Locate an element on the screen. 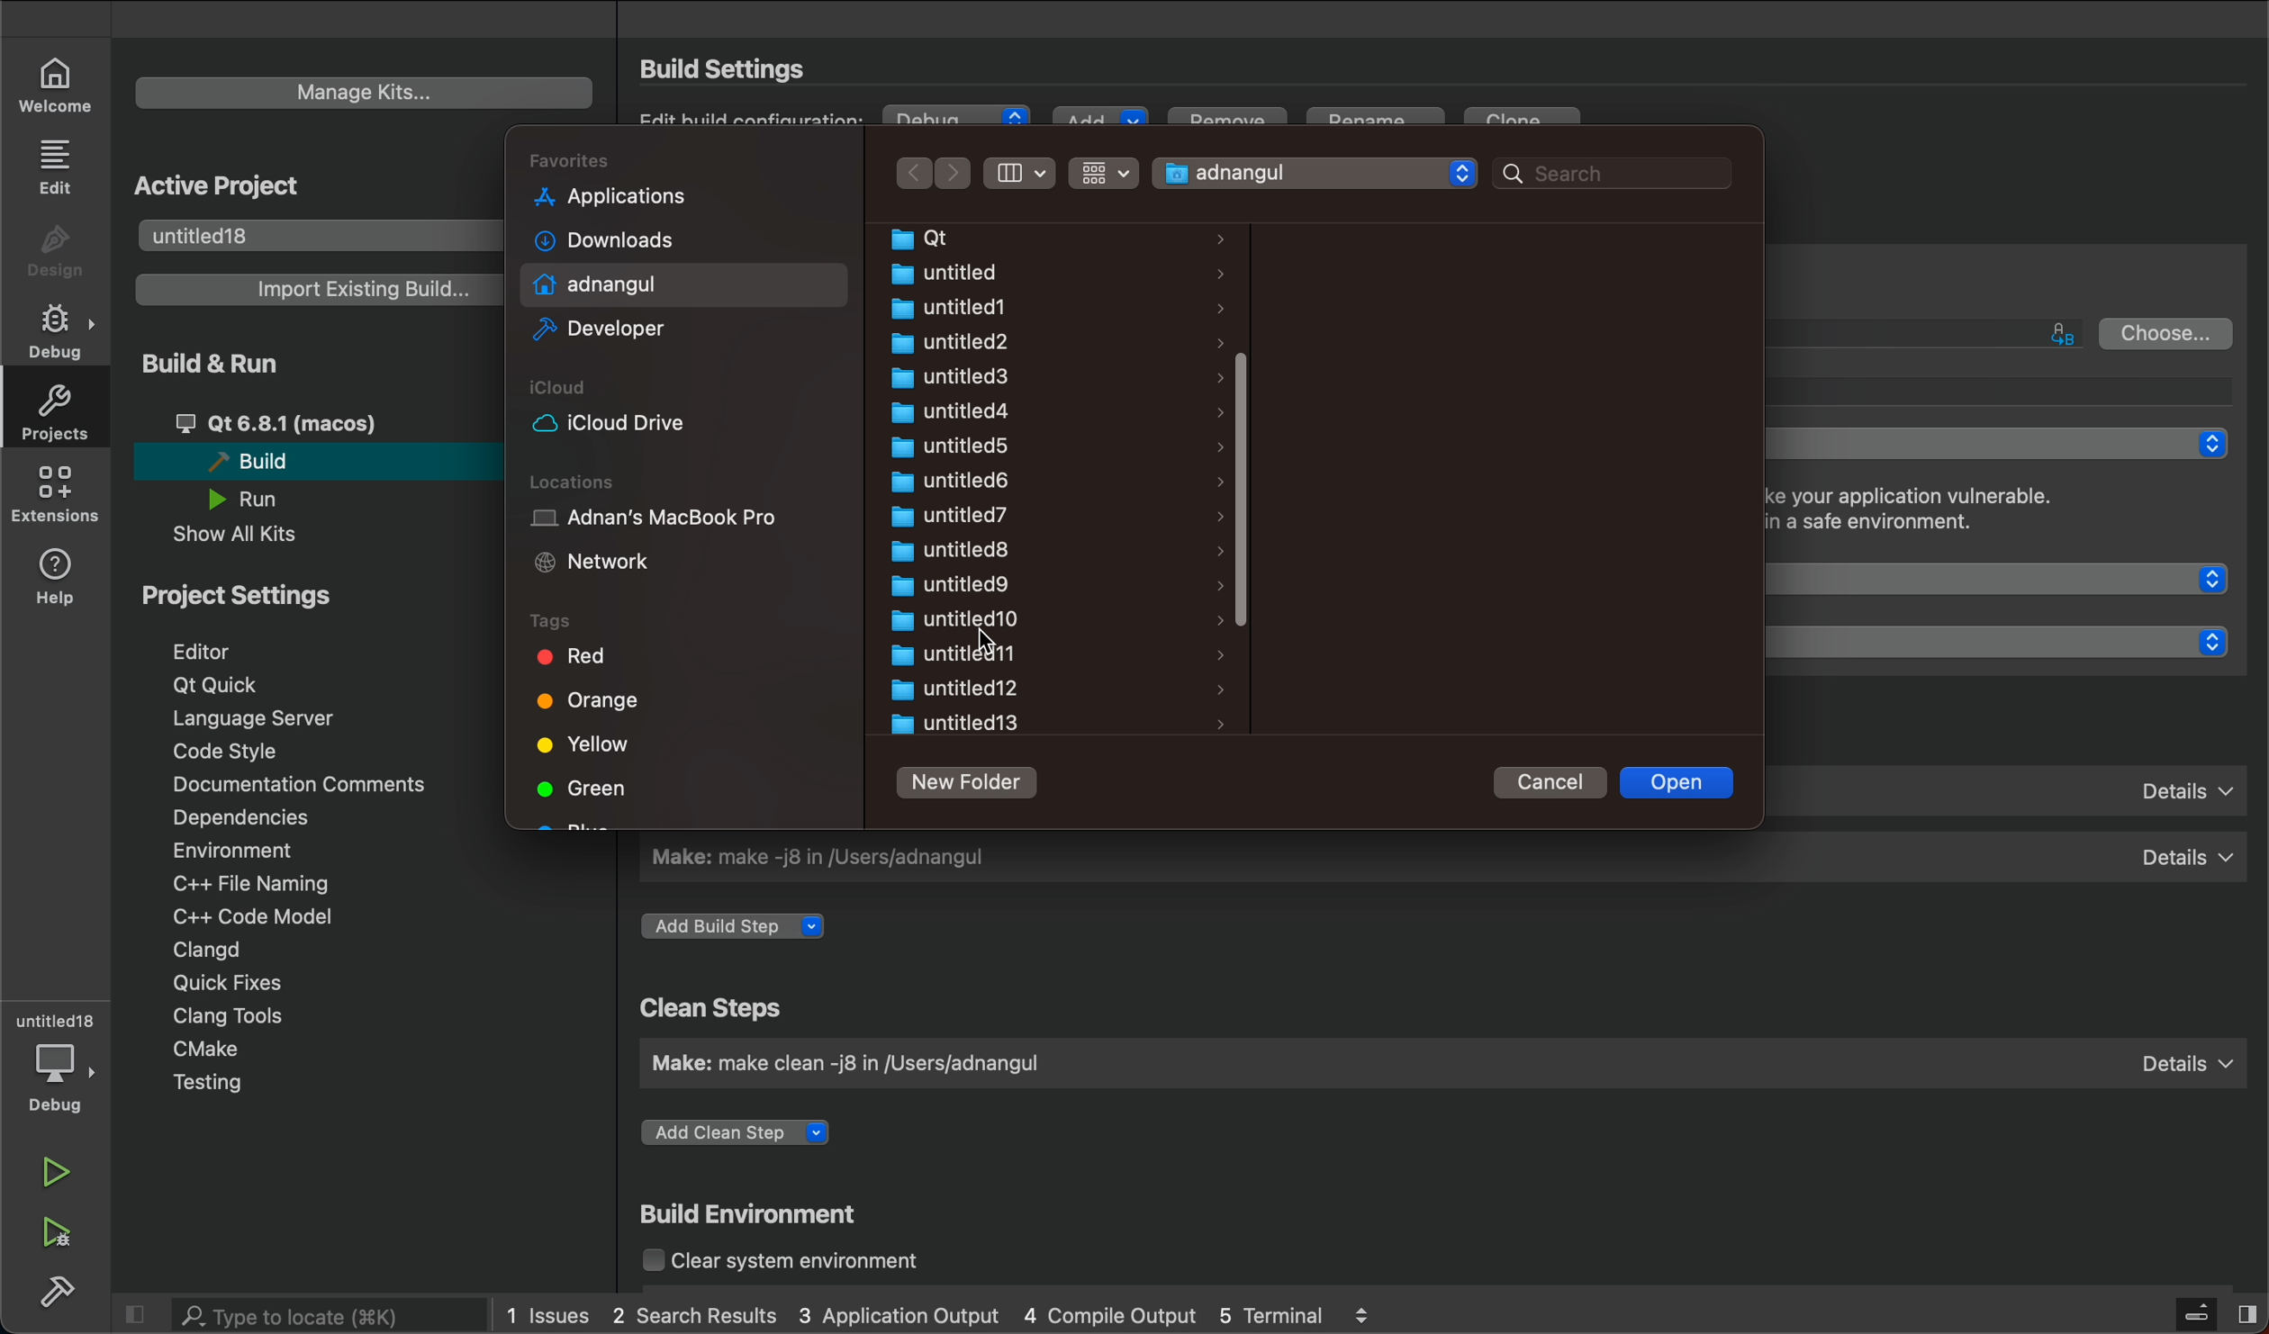 The height and width of the screenshot is (1334, 2269). welcome is located at coordinates (56, 79).